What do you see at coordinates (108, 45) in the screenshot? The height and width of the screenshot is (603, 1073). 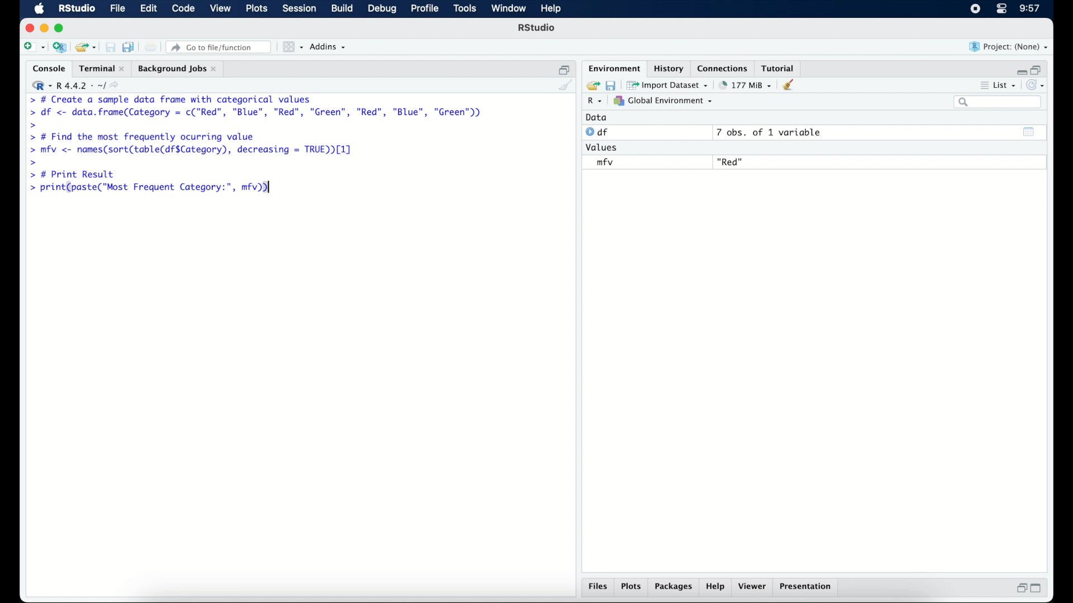 I see `save` at bounding box center [108, 45].